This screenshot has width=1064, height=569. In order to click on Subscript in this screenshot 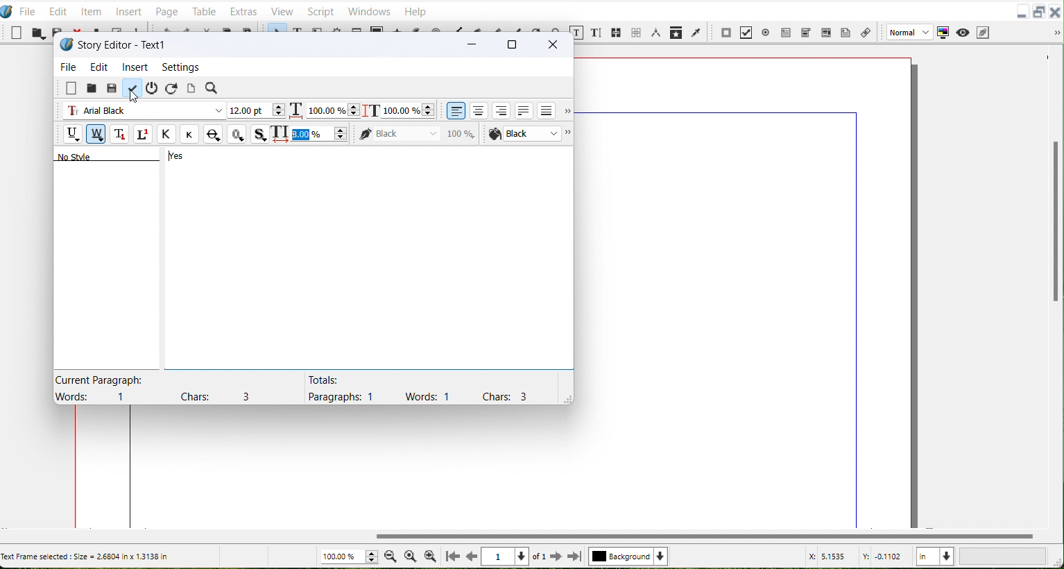, I will do `click(119, 134)`.